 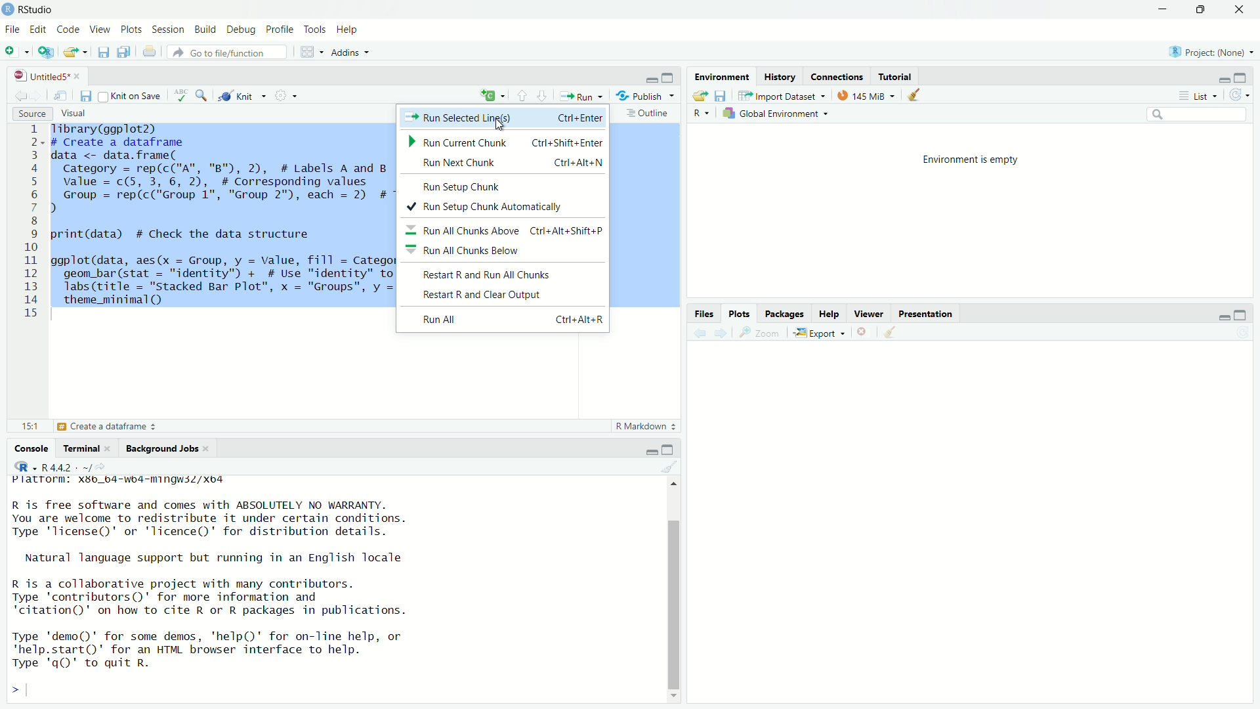 What do you see at coordinates (501, 272) in the screenshot?
I see `Restart R and Run All Chunks` at bounding box center [501, 272].